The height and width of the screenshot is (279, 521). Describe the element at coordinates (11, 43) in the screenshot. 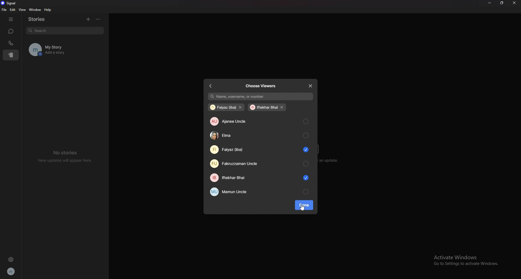

I see `calls` at that location.